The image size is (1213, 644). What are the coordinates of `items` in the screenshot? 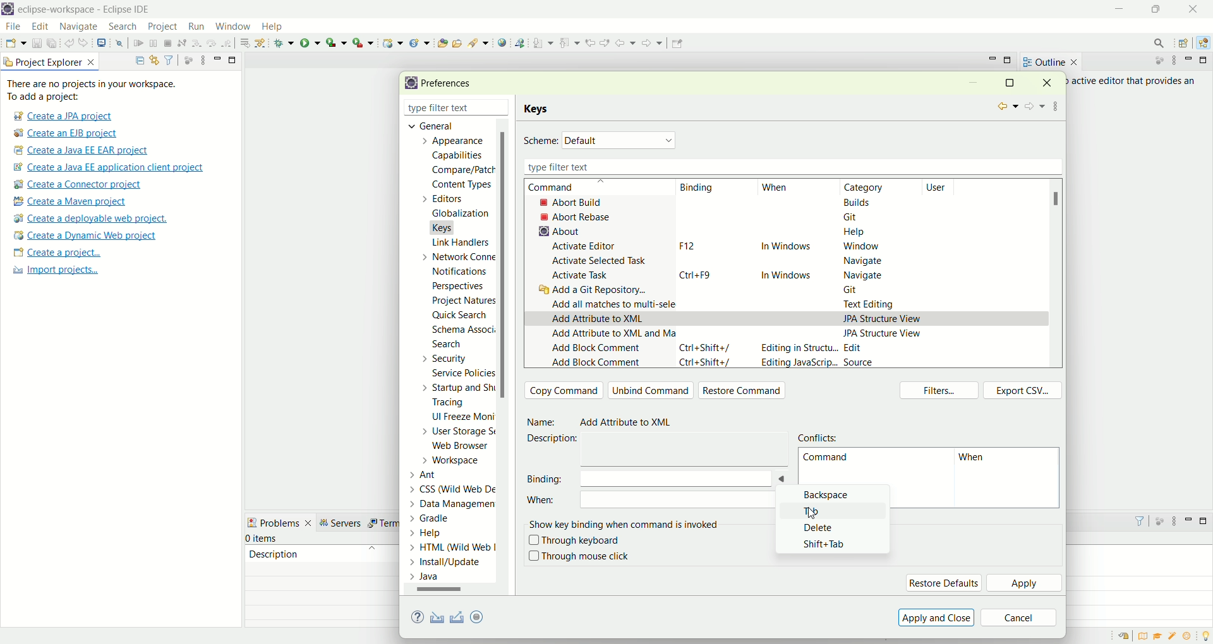 It's located at (263, 539).